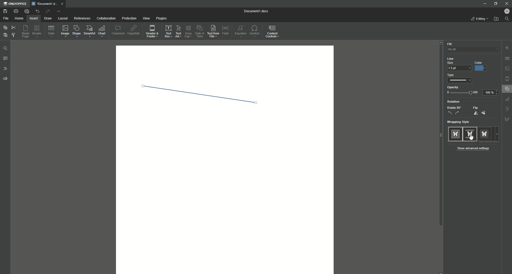  I want to click on Shape Settings, so click(507, 90).